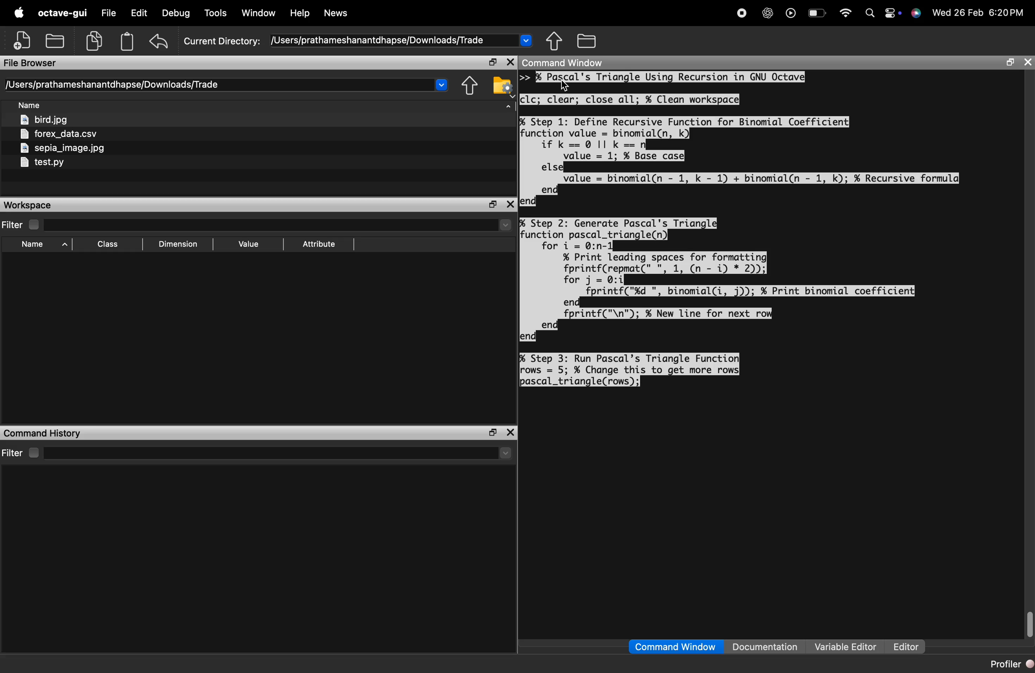 The height and width of the screenshot is (673, 1035). What do you see at coordinates (1010, 62) in the screenshot?
I see `maximize` at bounding box center [1010, 62].